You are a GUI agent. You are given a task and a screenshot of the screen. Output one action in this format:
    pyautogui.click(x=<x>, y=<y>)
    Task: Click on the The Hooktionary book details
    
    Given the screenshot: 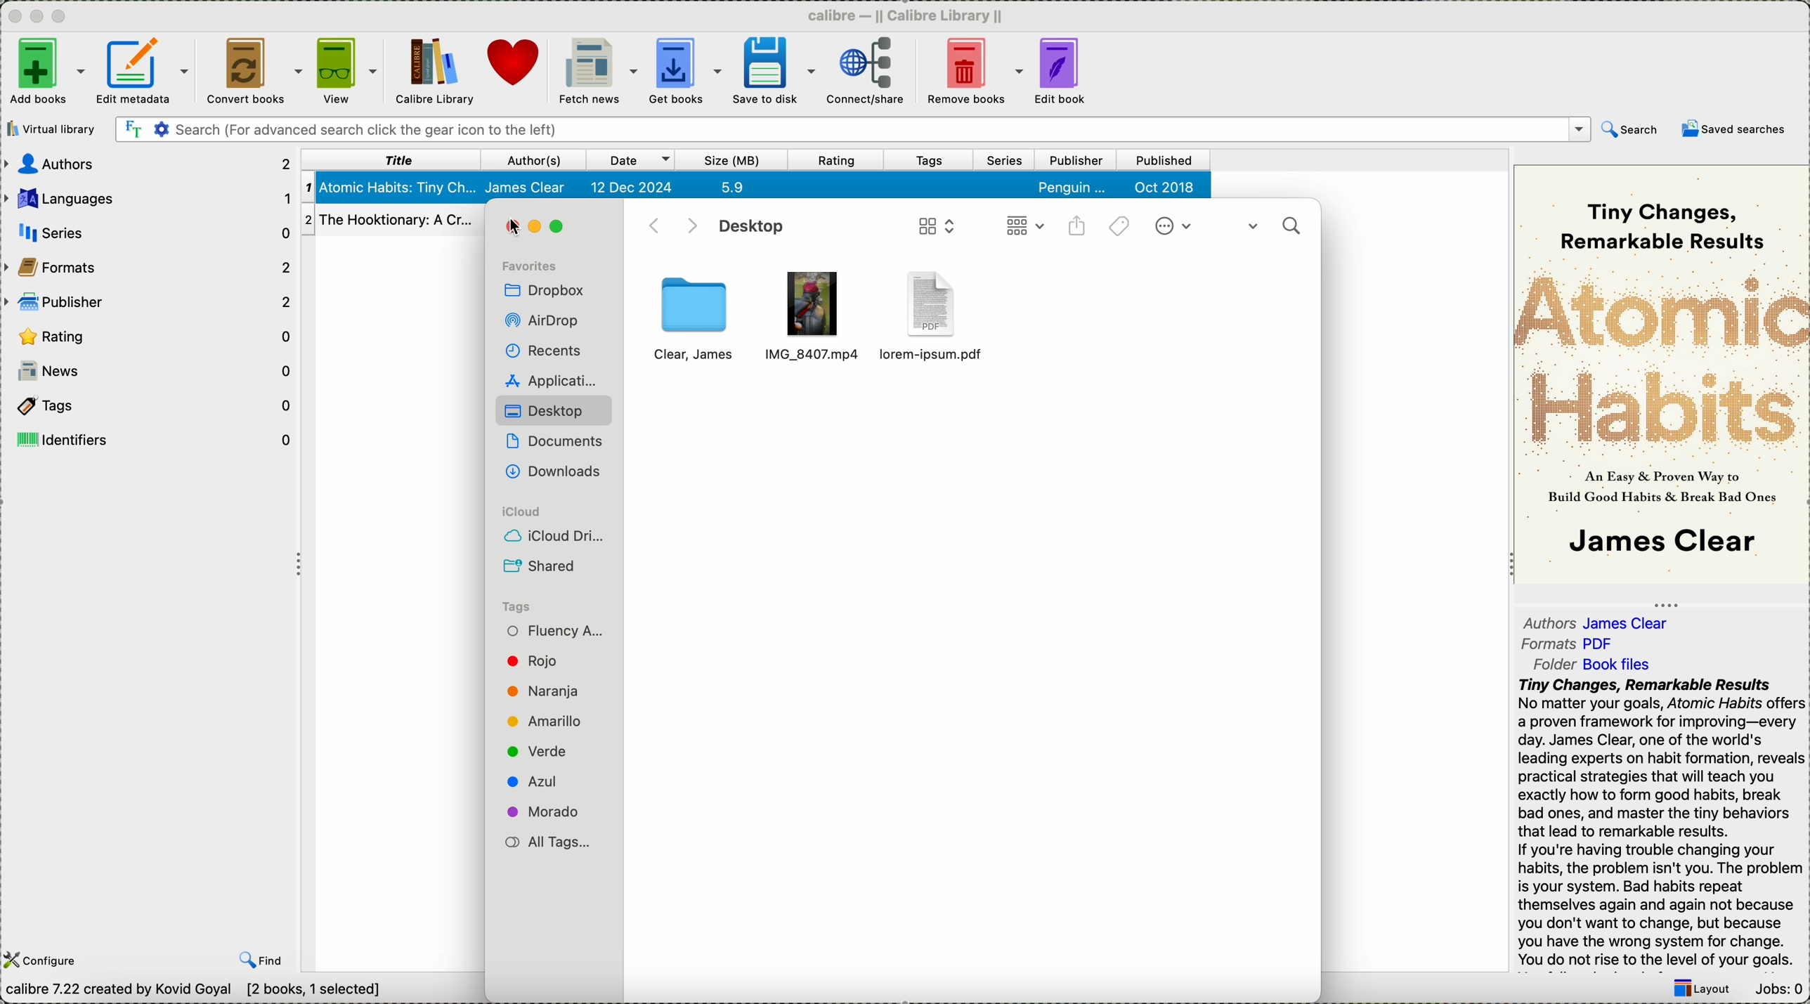 What is the action you would take?
    pyautogui.click(x=391, y=223)
    